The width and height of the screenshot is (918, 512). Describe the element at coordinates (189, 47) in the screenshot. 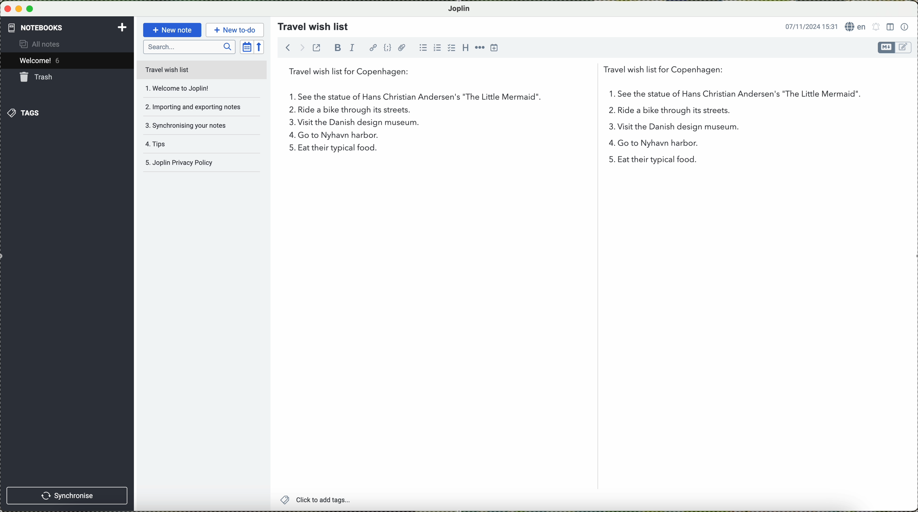

I see `search bar` at that location.